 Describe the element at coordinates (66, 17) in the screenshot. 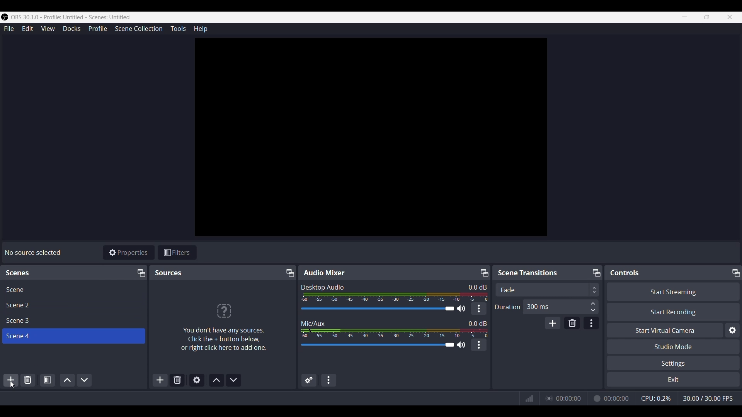

I see `Window Title` at that location.